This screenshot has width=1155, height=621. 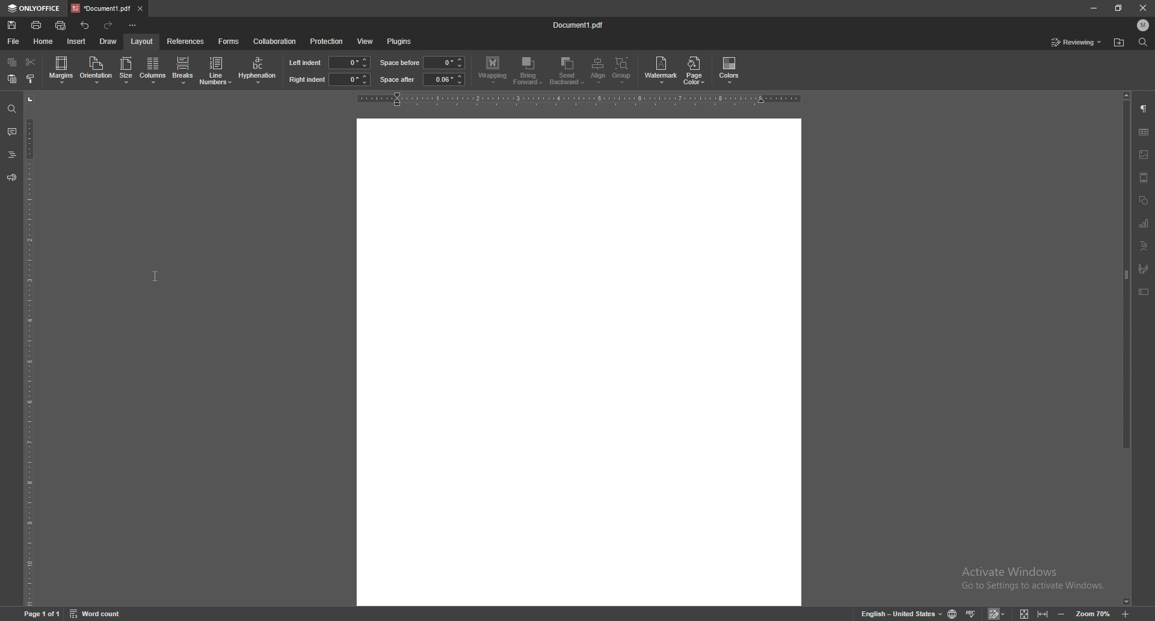 What do you see at coordinates (1145, 223) in the screenshot?
I see `chart` at bounding box center [1145, 223].